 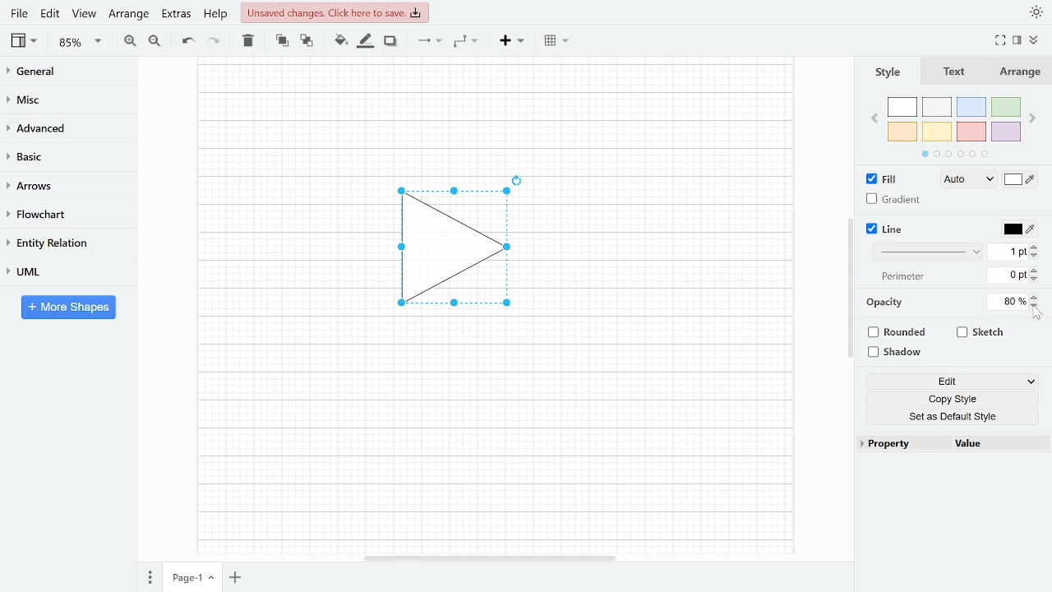 What do you see at coordinates (1036, 280) in the screenshot?
I see `Decrease perimeter` at bounding box center [1036, 280].